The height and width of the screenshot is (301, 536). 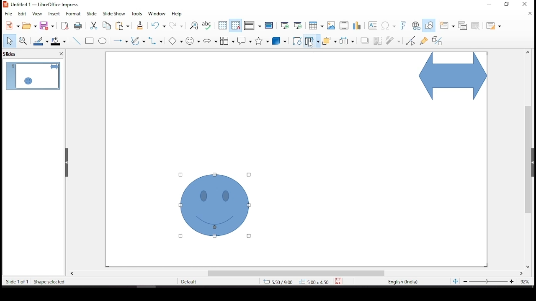 I want to click on rectangle, so click(x=90, y=41).